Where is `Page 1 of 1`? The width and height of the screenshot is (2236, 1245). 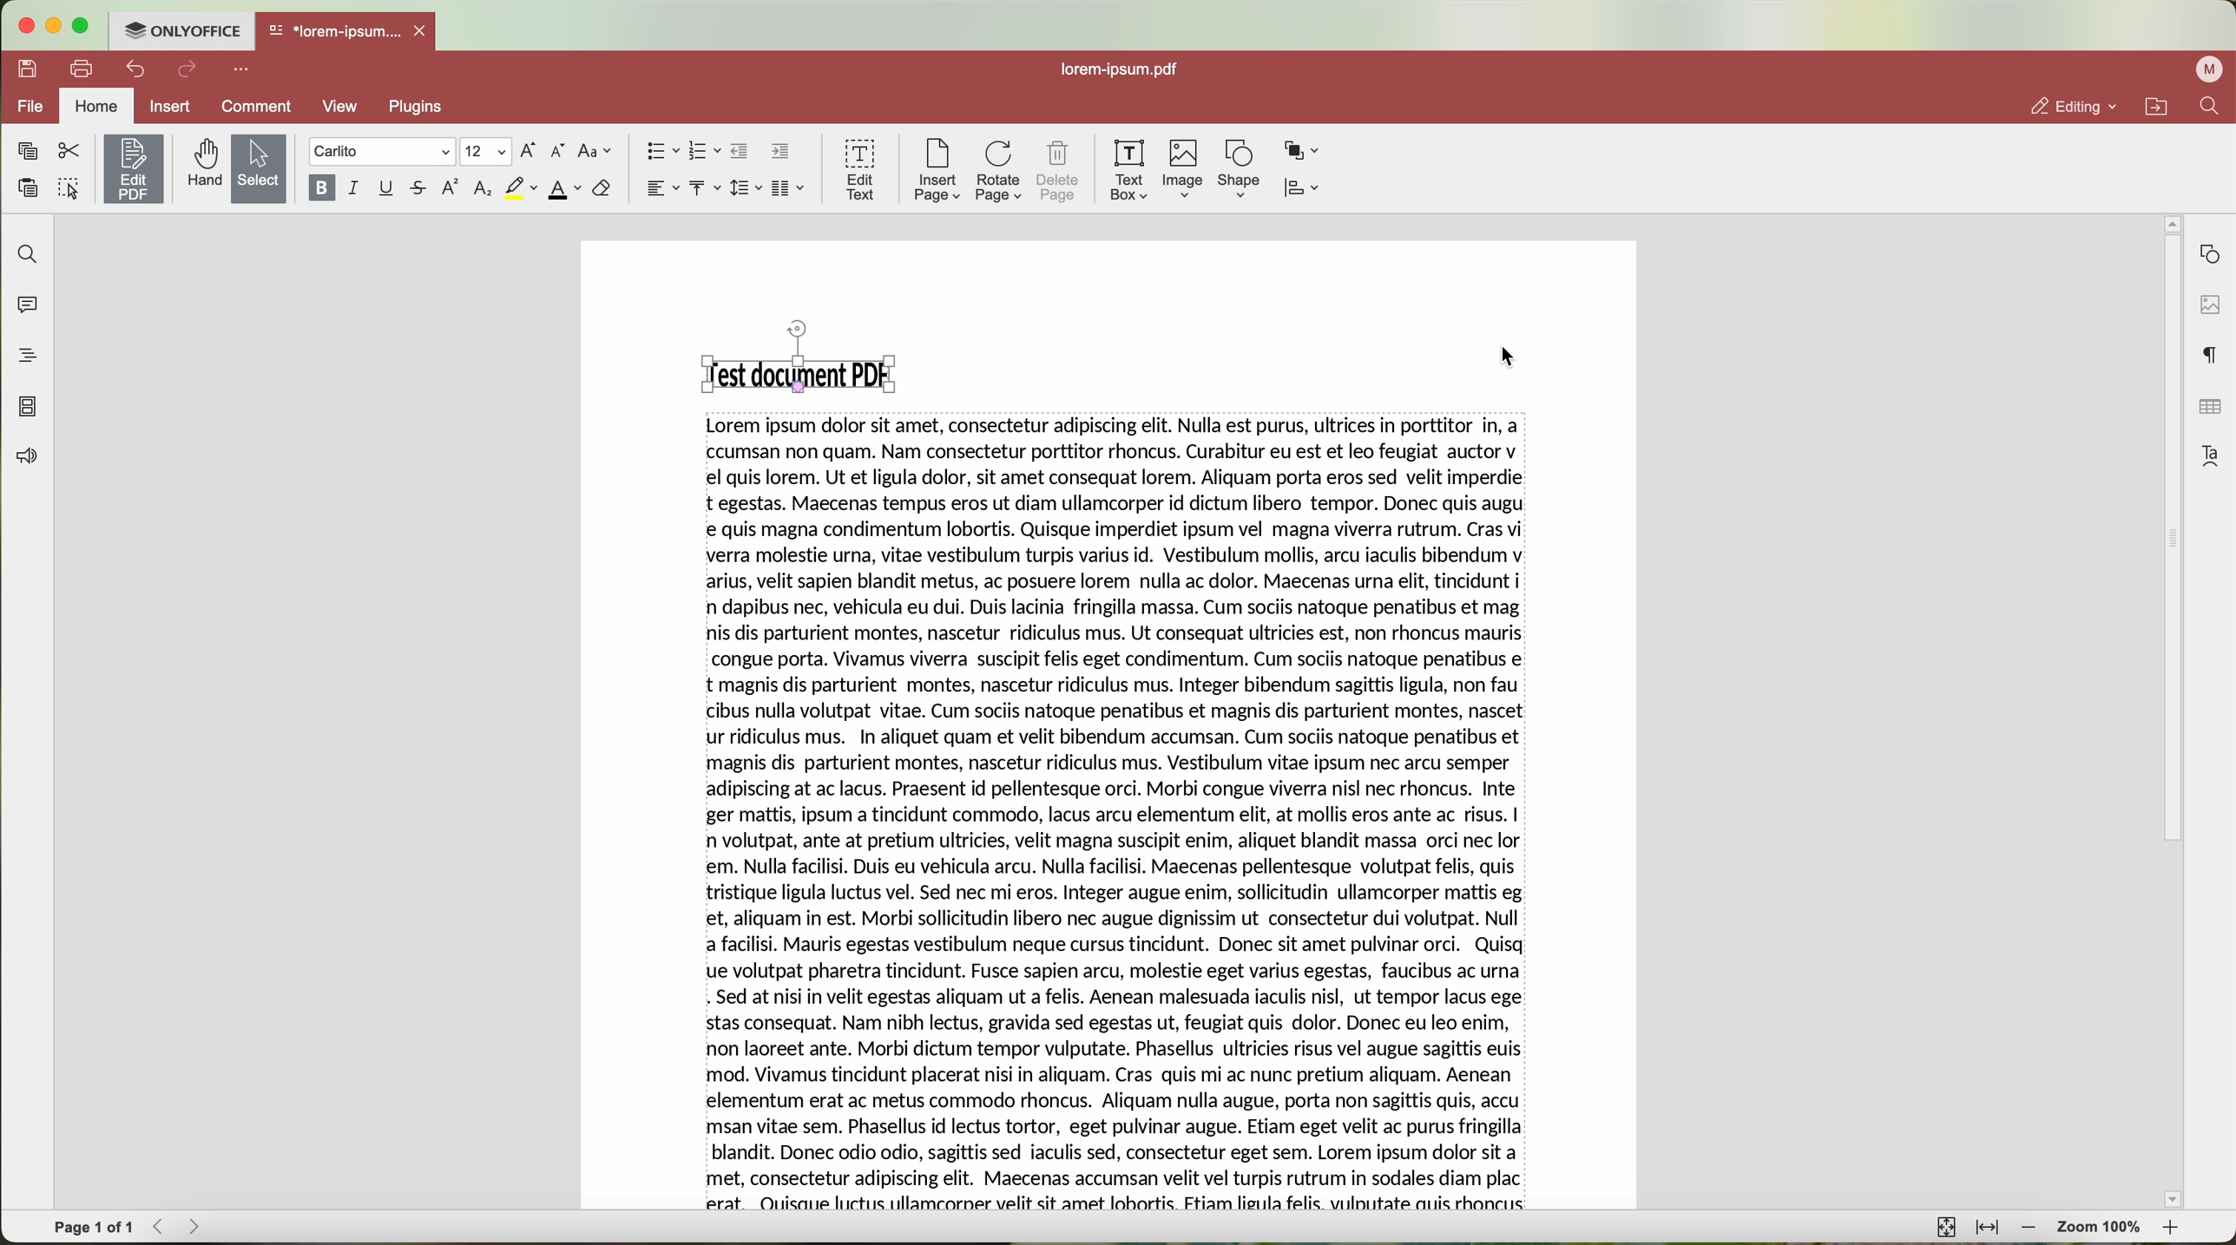 Page 1 of 1 is located at coordinates (94, 1227).